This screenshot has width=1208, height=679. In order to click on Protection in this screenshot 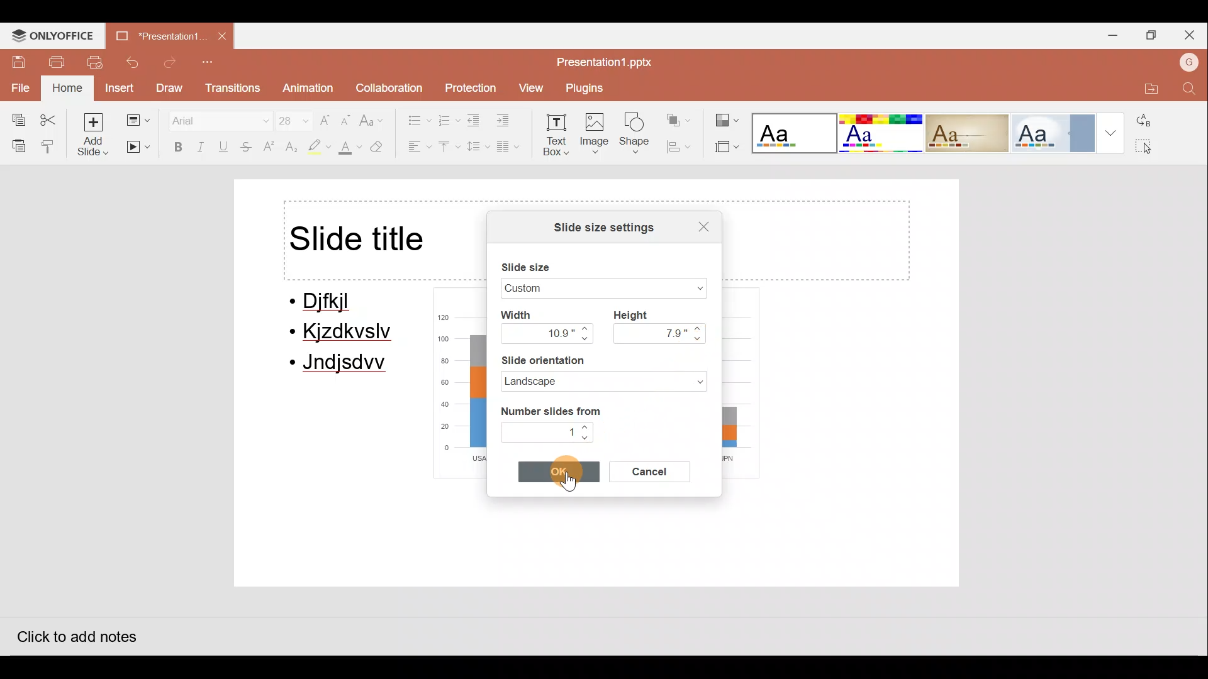, I will do `click(468, 84)`.